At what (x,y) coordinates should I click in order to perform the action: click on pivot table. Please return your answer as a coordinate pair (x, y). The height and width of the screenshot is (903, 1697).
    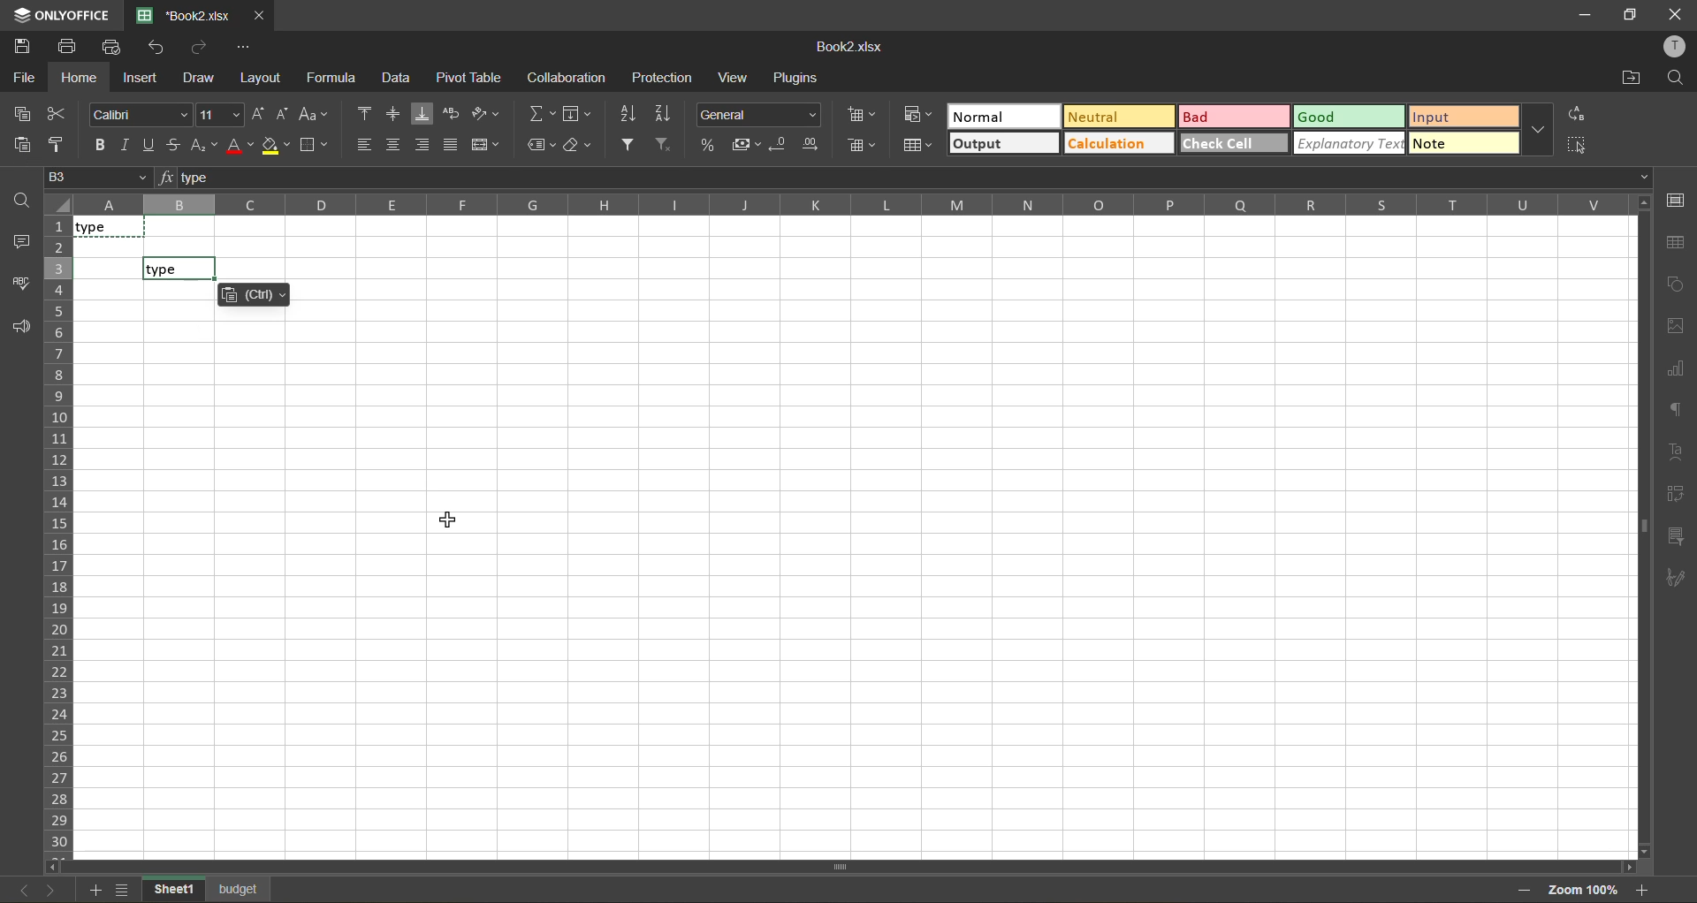
    Looking at the image, I should click on (470, 78).